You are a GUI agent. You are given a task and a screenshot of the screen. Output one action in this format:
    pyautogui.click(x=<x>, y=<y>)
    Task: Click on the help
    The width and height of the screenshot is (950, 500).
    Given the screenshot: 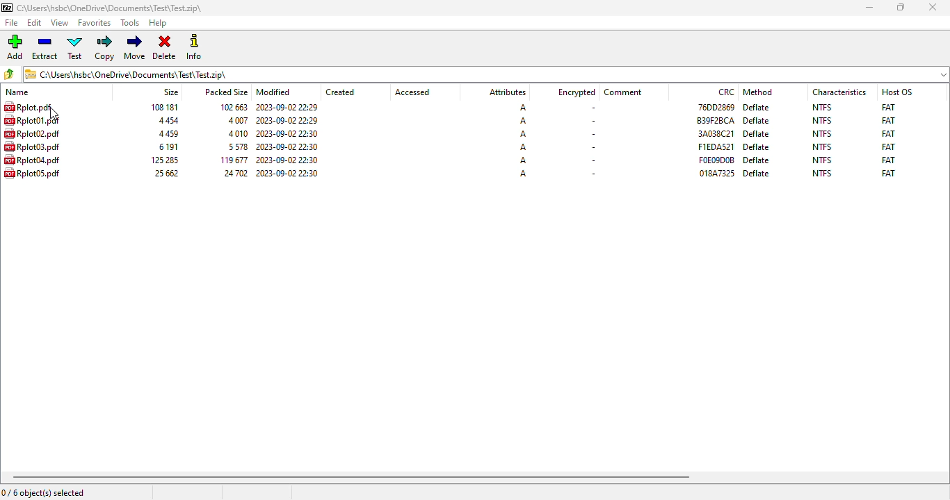 What is the action you would take?
    pyautogui.click(x=158, y=24)
    